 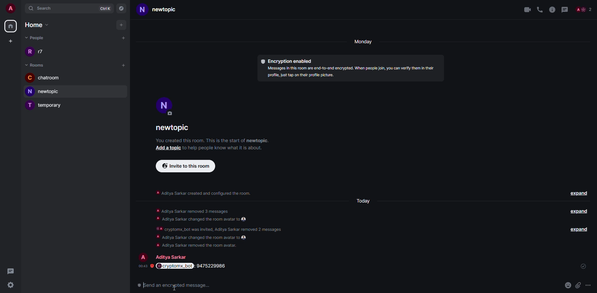 I want to click on voice call, so click(x=540, y=9).